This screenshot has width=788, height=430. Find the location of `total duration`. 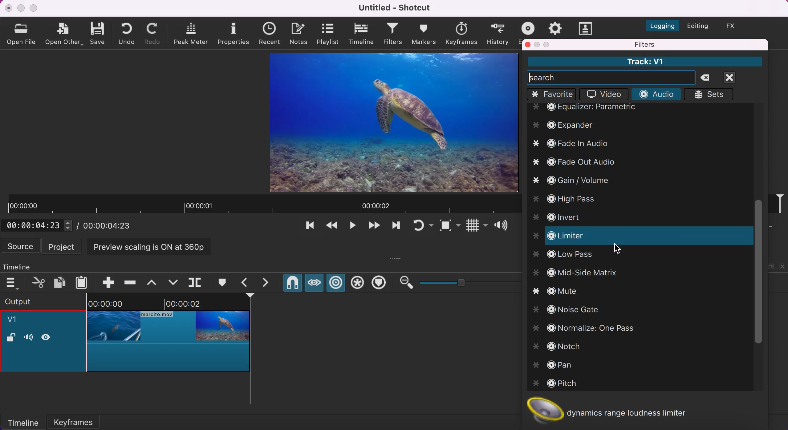

total duration is located at coordinates (110, 225).